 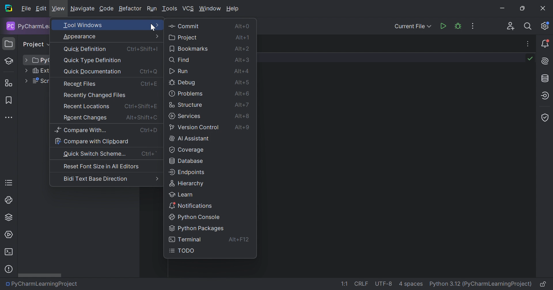 I want to click on Problems, so click(x=186, y=93).